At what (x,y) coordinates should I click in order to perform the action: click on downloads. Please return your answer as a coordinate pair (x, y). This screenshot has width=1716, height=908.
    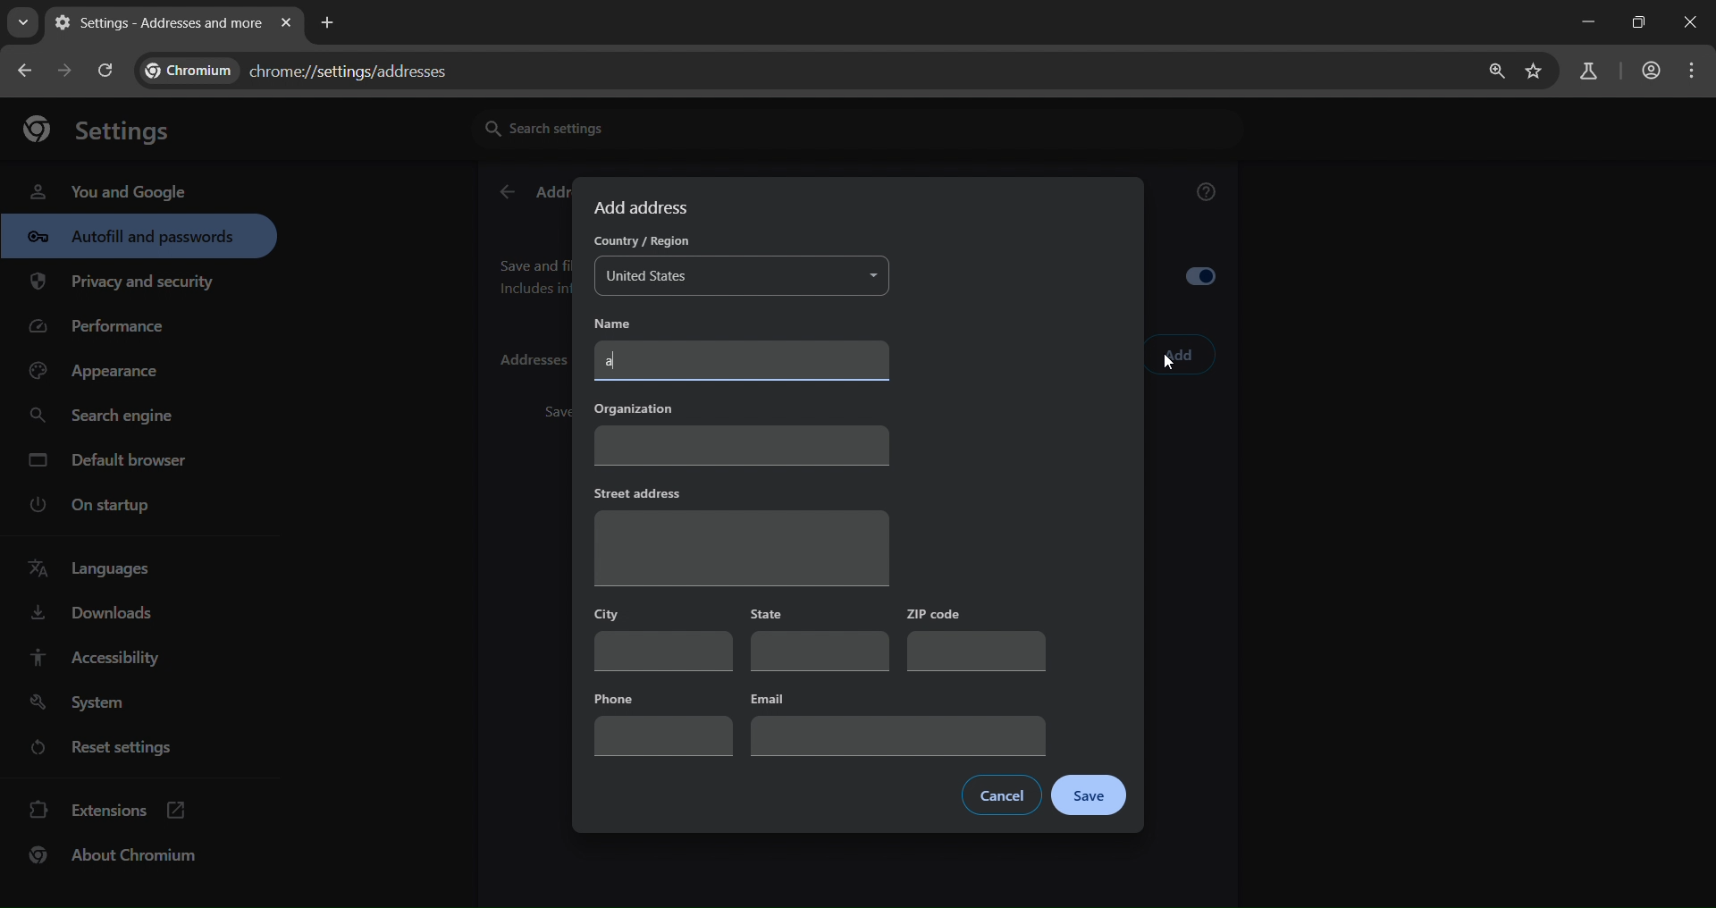
    Looking at the image, I should click on (90, 617).